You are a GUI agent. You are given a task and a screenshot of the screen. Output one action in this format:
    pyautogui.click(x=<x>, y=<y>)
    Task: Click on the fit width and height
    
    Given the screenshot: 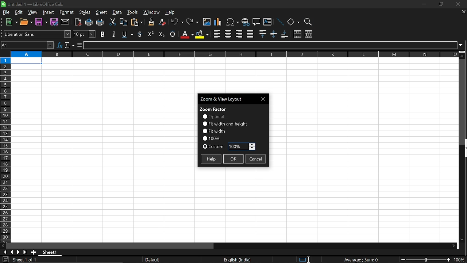 What is the action you would take?
    pyautogui.click(x=226, y=123)
    